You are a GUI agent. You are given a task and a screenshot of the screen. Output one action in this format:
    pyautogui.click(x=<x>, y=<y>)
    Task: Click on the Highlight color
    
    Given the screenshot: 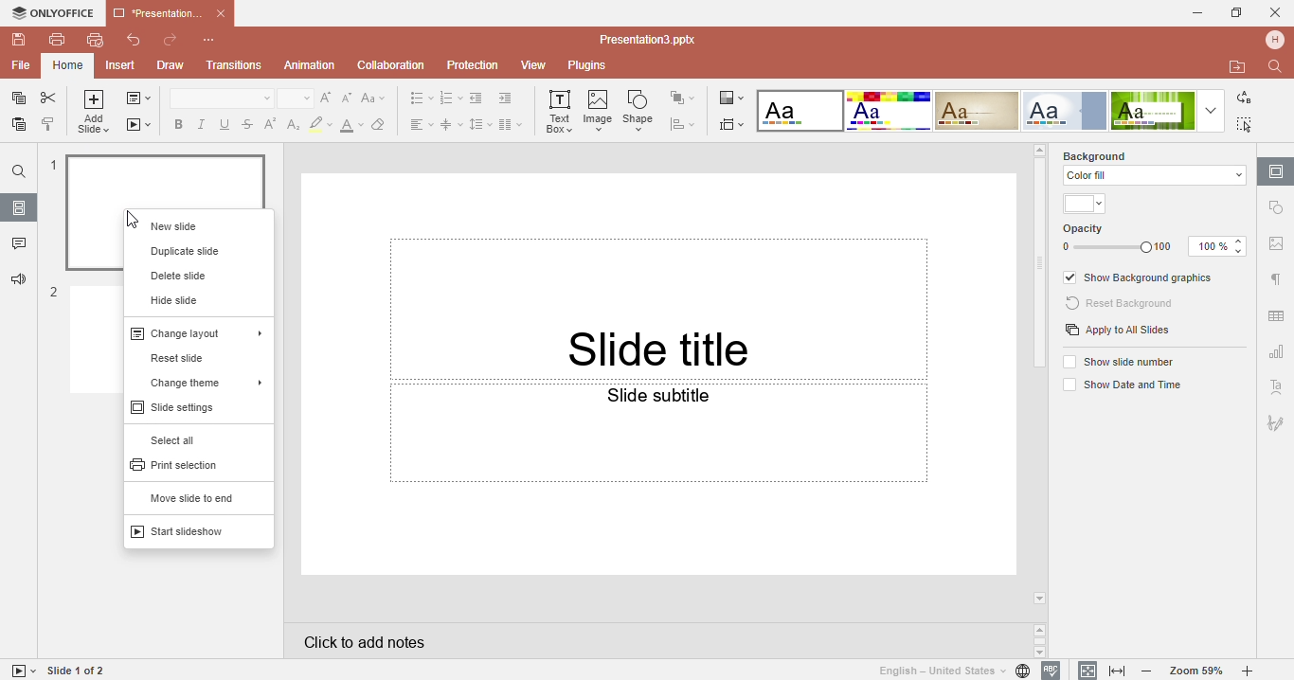 What is the action you would take?
    pyautogui.click(x=321, y=123)
    